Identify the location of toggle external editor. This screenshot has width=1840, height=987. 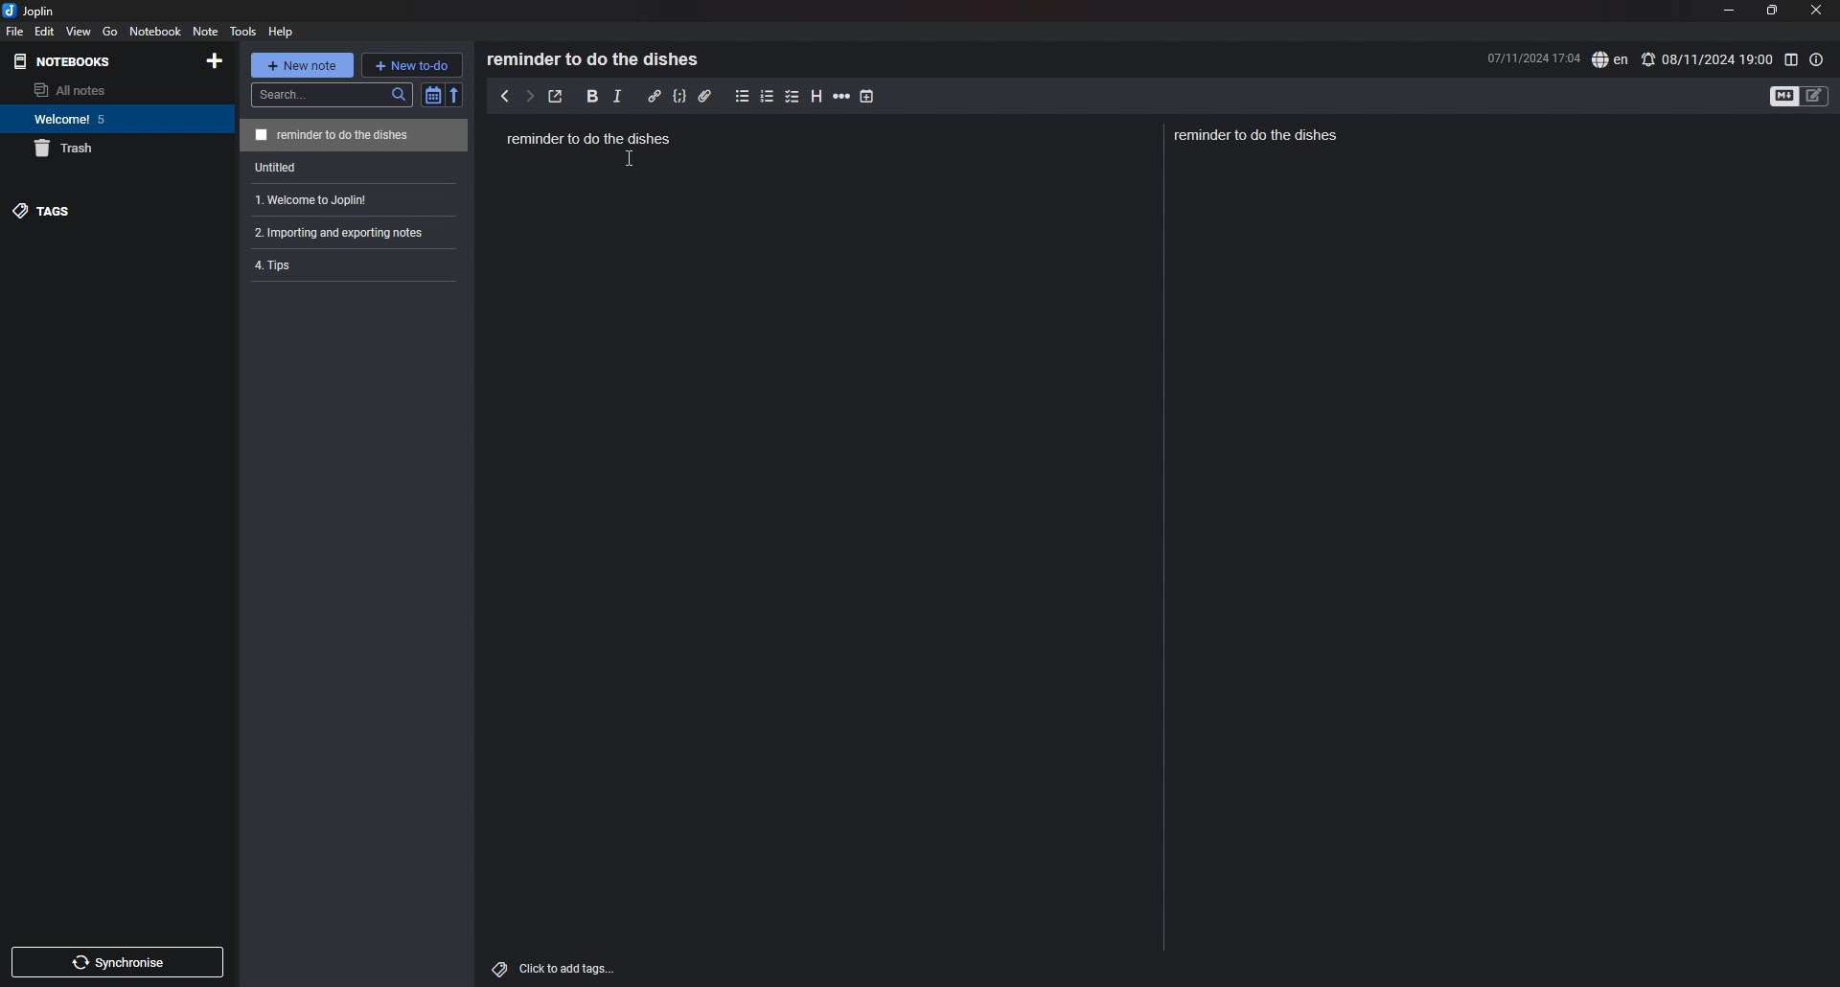
(557, 97).